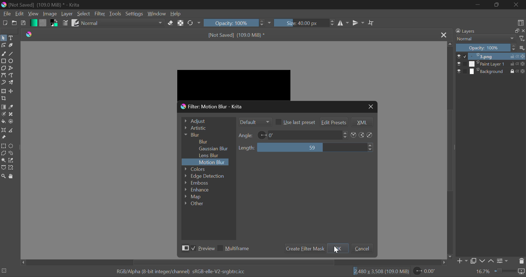  I want to click on Zoom, so click(4, 177).